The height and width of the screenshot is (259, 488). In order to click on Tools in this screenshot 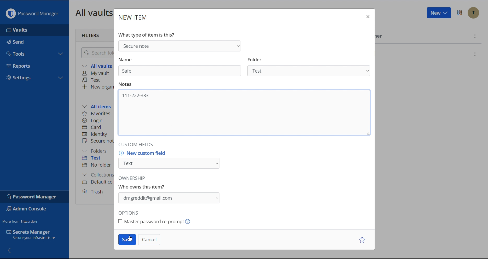, I will do `click(16, 52)`.